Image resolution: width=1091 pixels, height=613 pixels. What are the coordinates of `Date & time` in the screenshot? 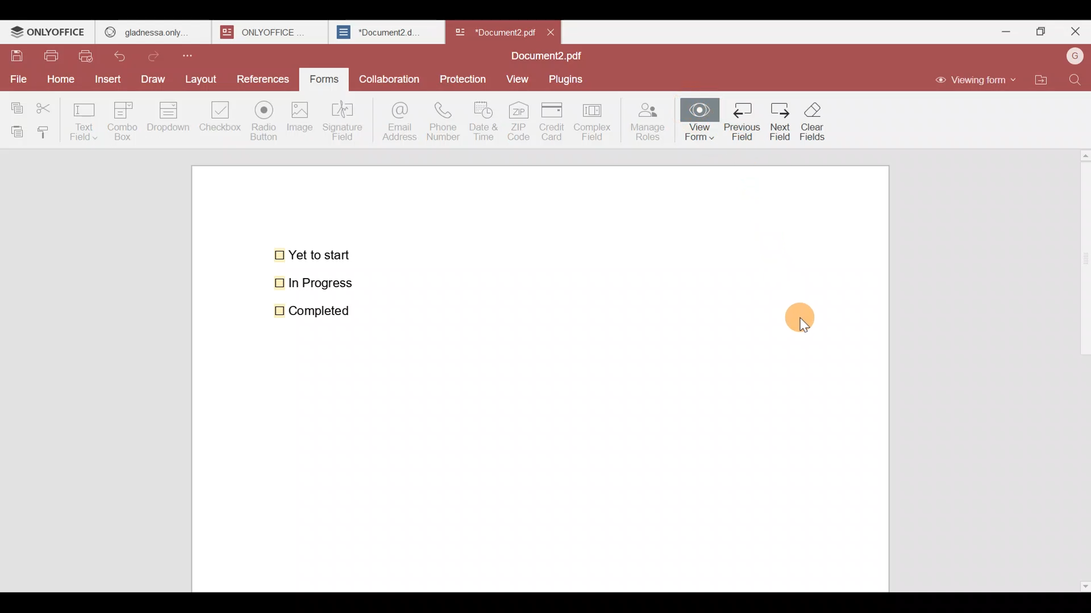 It's located at (486, 121).